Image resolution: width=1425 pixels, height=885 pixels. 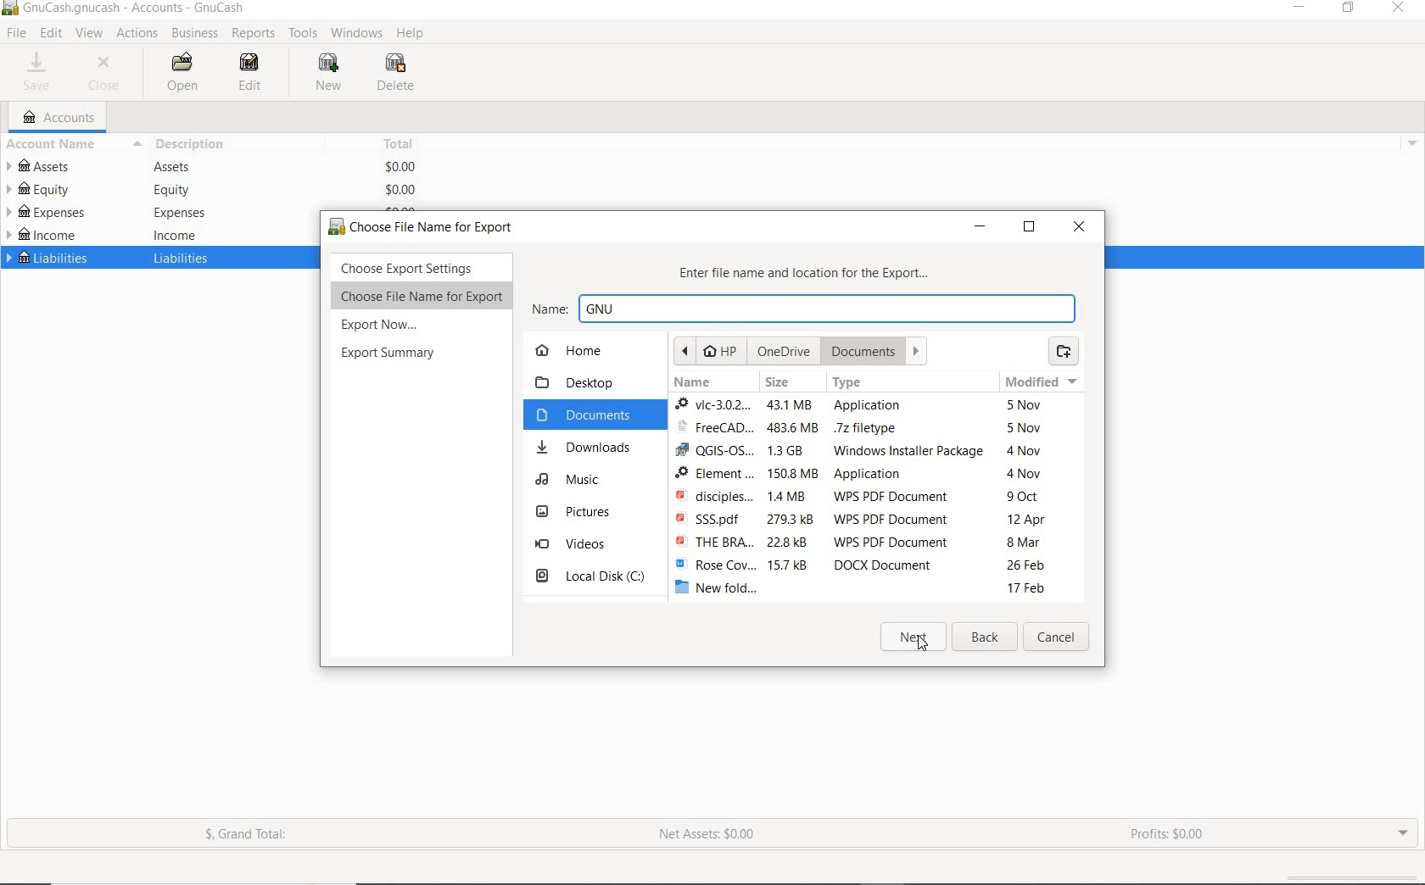 What do you see at coordinates (50, 146) in the screenshot?
I see `ACCOUNT NAME` at bounding box center [50, 146].